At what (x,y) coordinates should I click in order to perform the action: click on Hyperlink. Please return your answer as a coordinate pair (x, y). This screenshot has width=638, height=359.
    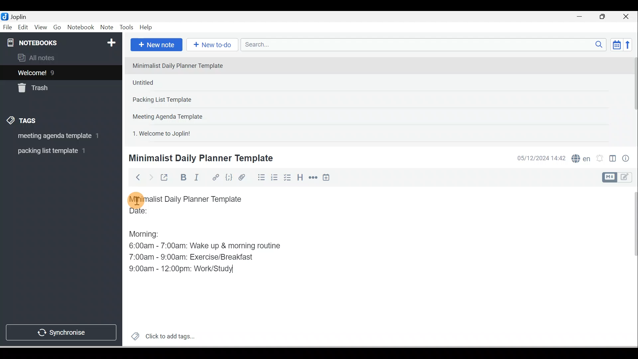
    Looking at the image, I should click on (215, 178).